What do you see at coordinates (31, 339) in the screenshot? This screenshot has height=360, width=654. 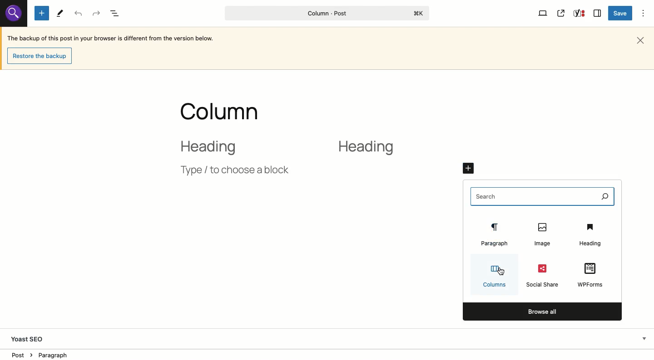 I see `Yoast SEO` at bounding box center [31, 339].